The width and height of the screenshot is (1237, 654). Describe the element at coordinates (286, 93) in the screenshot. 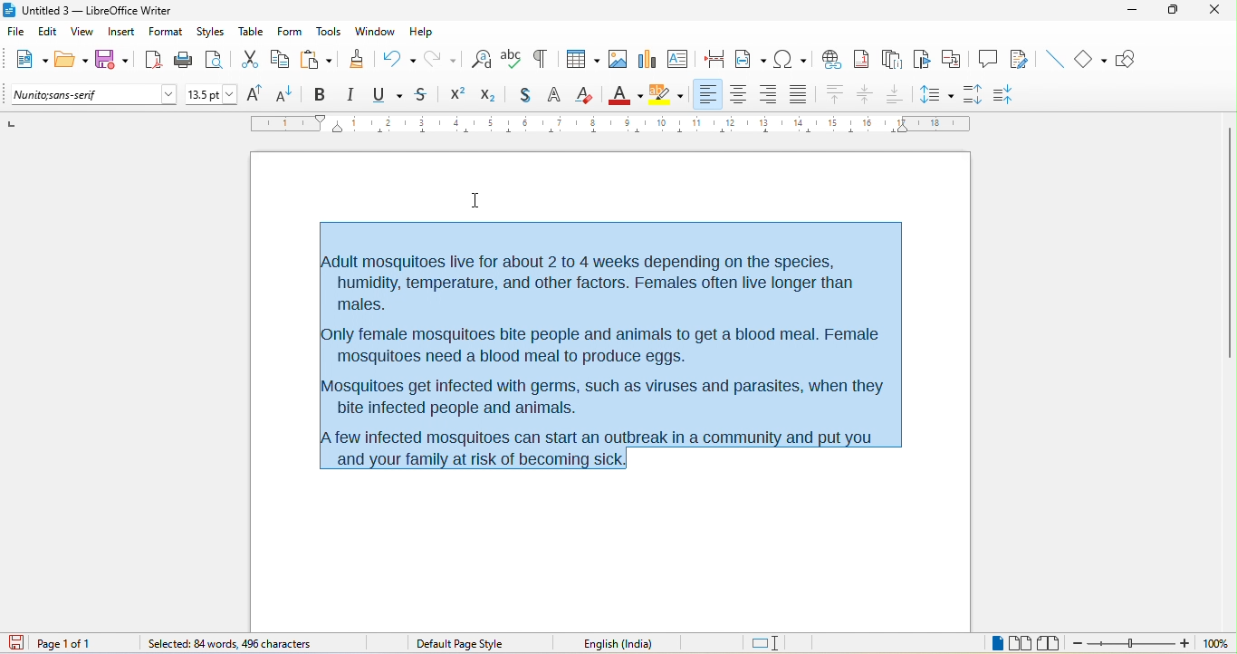

I see `decrease size` at that location.